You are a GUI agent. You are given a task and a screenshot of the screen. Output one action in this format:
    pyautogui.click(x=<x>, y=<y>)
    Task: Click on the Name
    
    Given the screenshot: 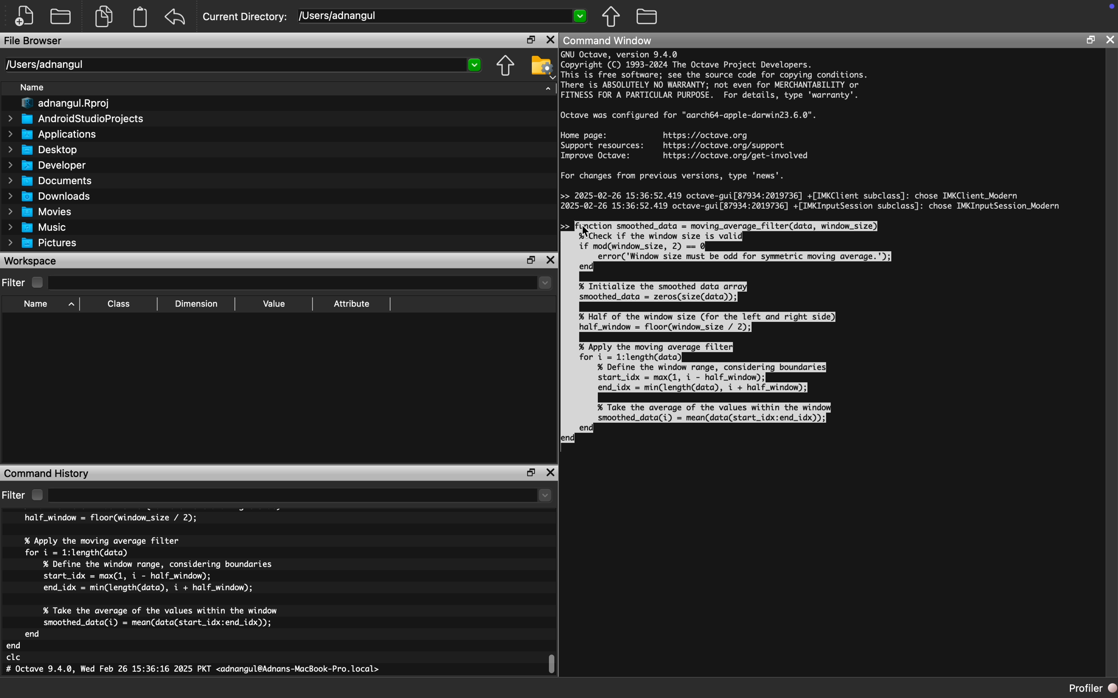 What is the action you would take?
    pyautogui.click(x=33, y=87)
    